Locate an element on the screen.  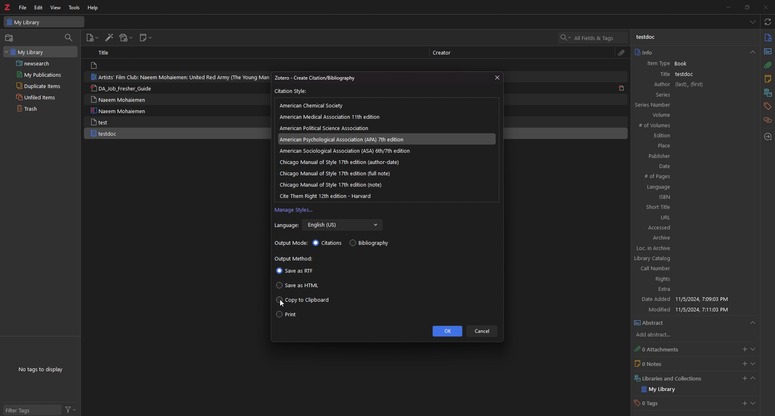
filter is located at coordinates (71, 410).